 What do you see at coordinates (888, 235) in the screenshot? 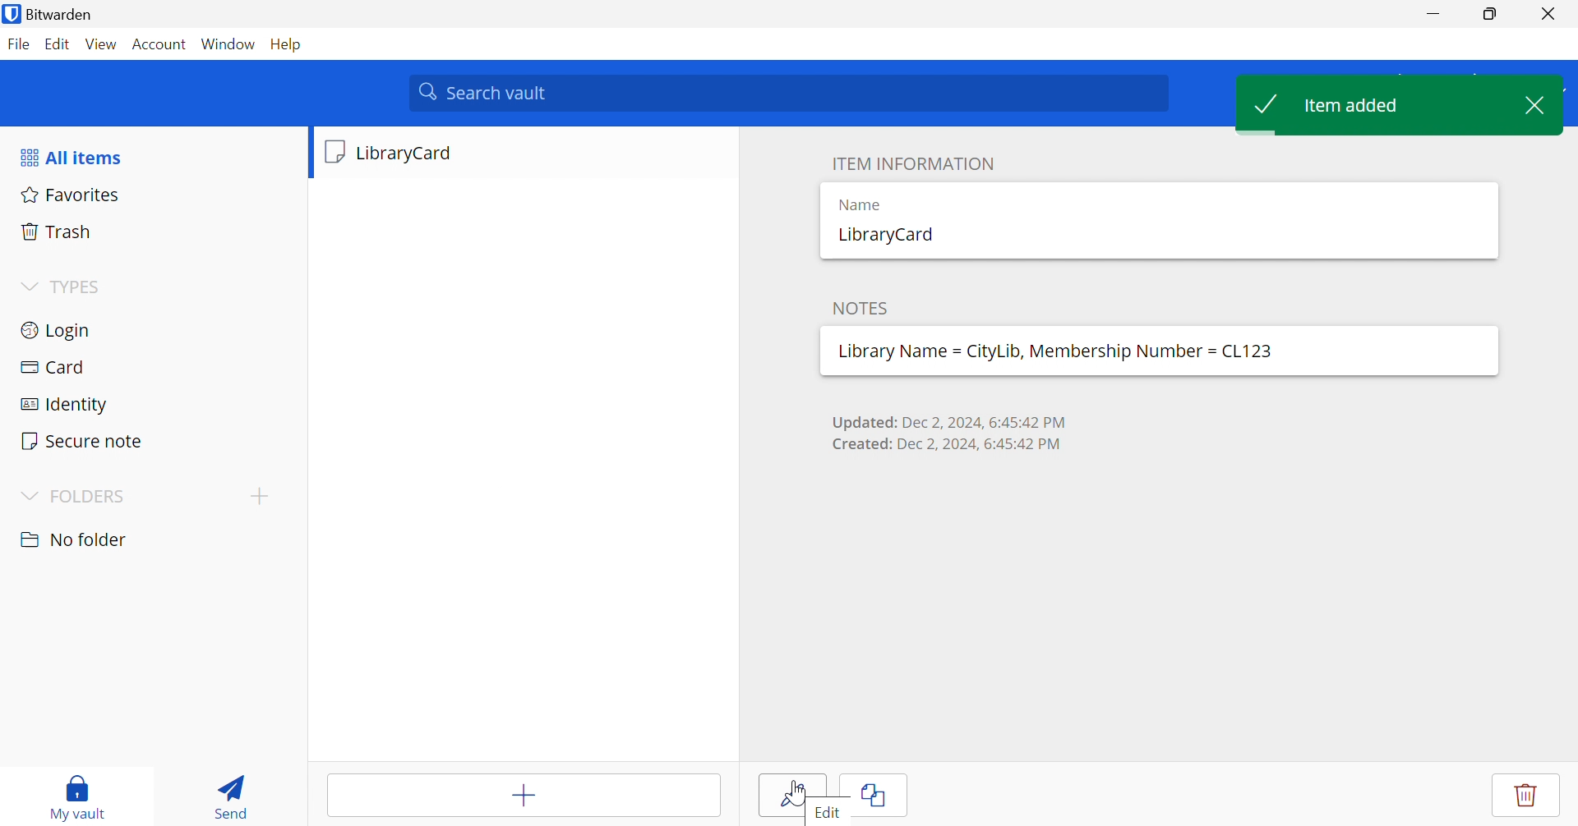
I see `LibraryCard` at bounding box center [888, 235].